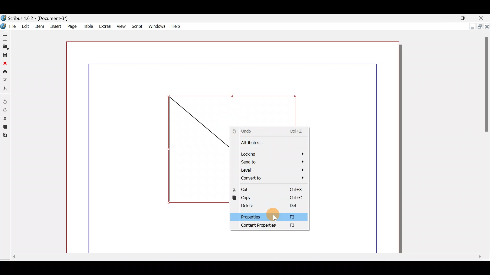 Image resolution: width=490 pixels, height=275 pixels. What do you see at coordinates (40, 18) in the screenshot?
I see `Document name` at bounding box center [40, 18].